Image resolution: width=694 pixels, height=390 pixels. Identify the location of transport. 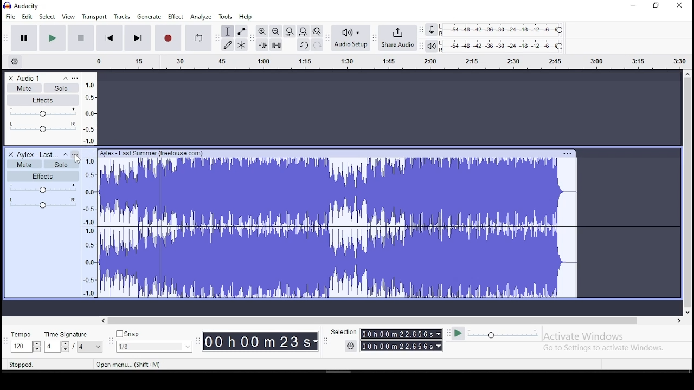
(94, 16).